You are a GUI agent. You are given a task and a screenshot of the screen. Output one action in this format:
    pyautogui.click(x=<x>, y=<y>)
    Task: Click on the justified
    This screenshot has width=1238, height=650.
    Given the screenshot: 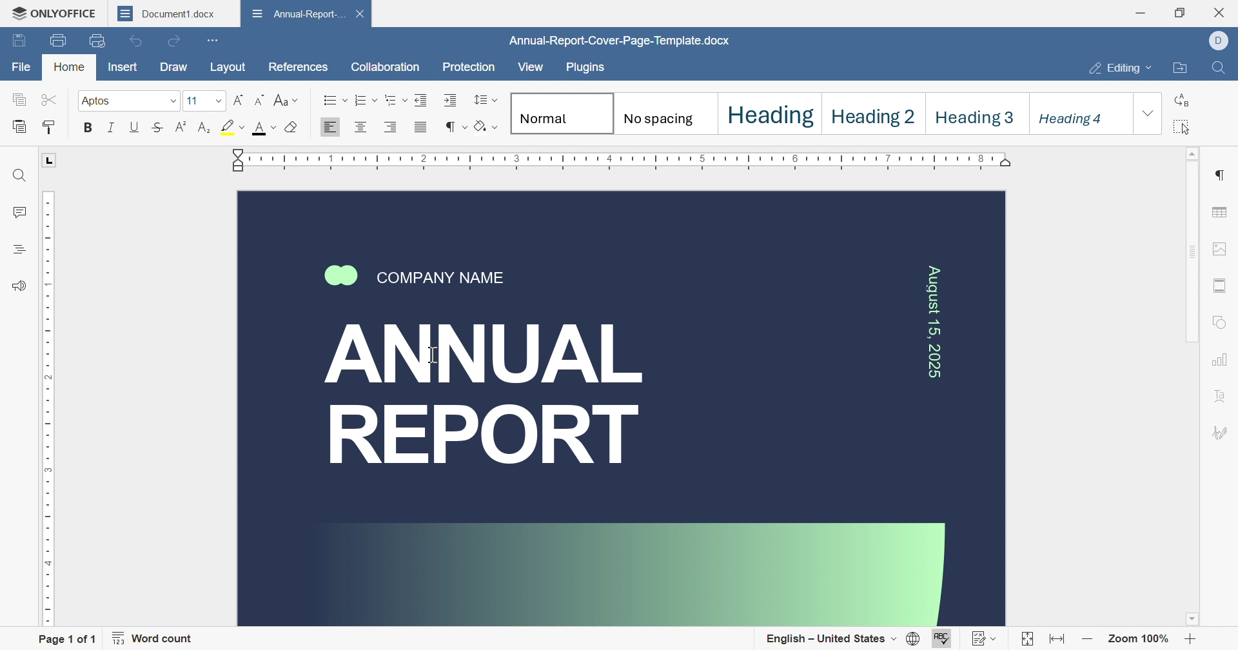 What is the action you would take?
    pyautogui.click(x=424, y=128)
    